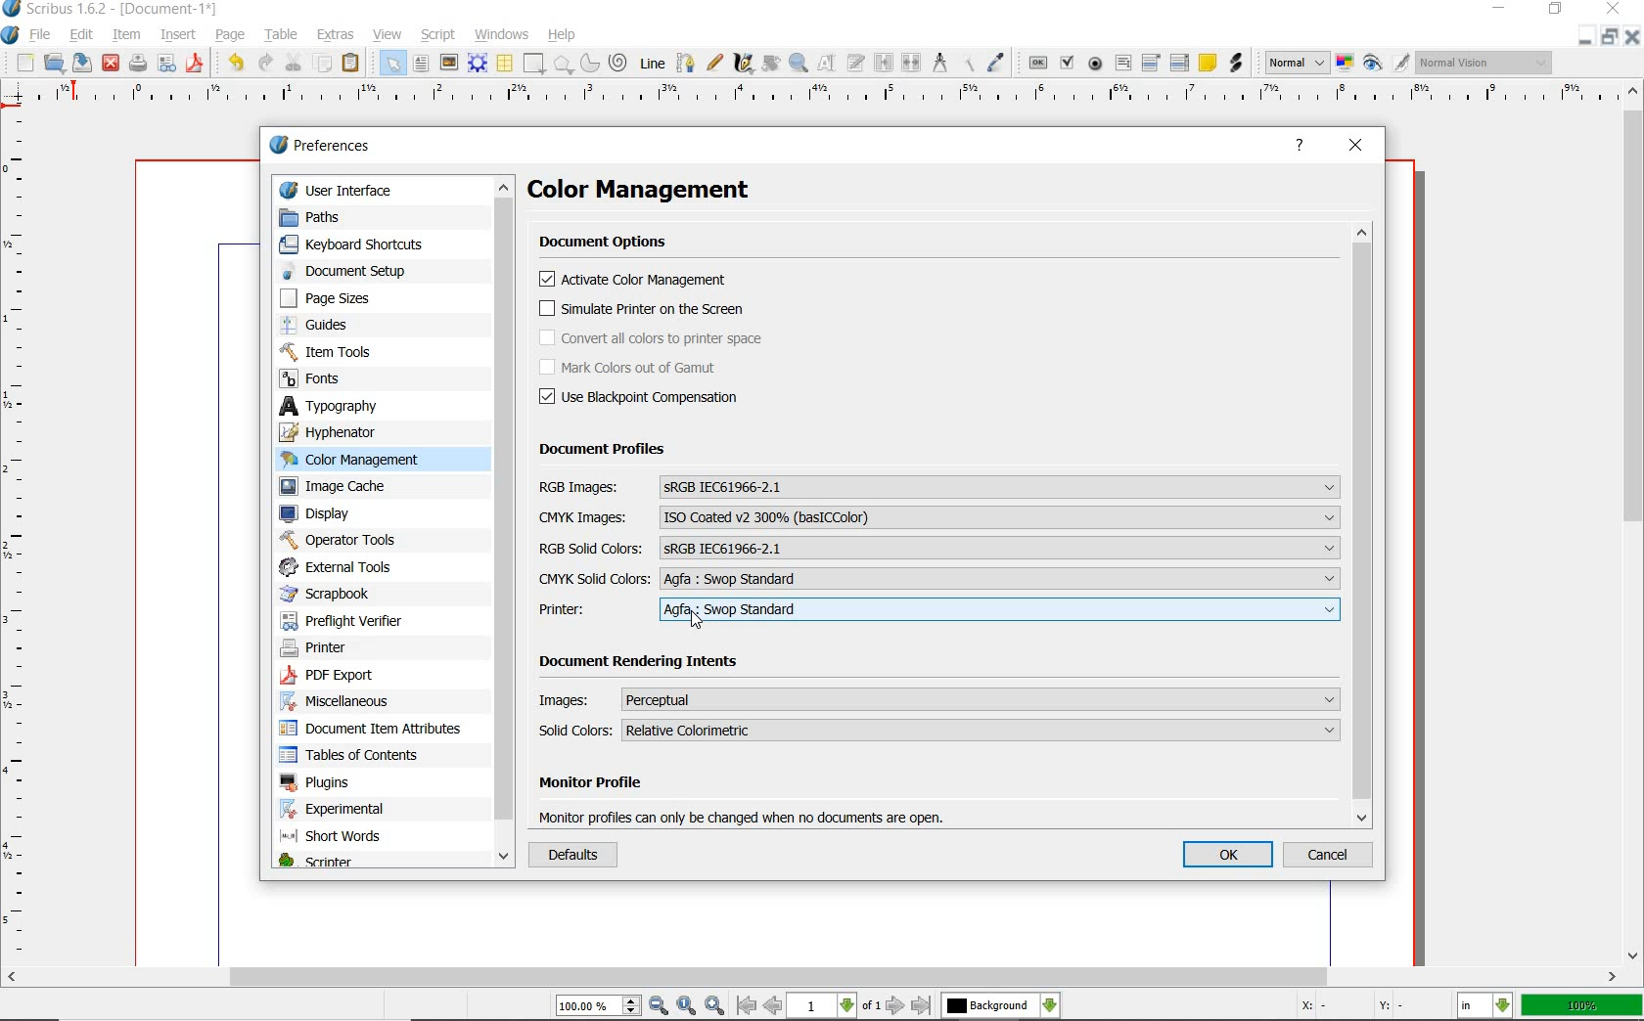 The width and height of the screenshot is (1644, 1021). Describe the element at coordinates (827, 97) in the screenshot. I see `ruler` at that location.